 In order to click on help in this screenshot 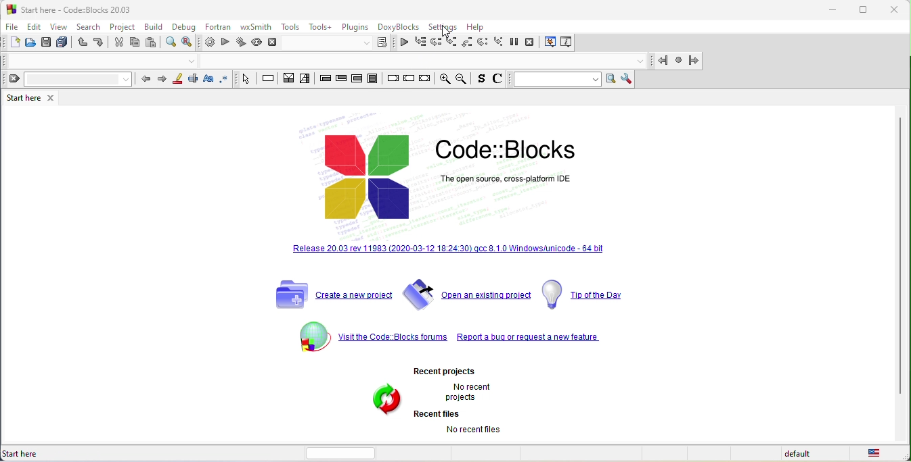, I will do `click(477, 28)`.